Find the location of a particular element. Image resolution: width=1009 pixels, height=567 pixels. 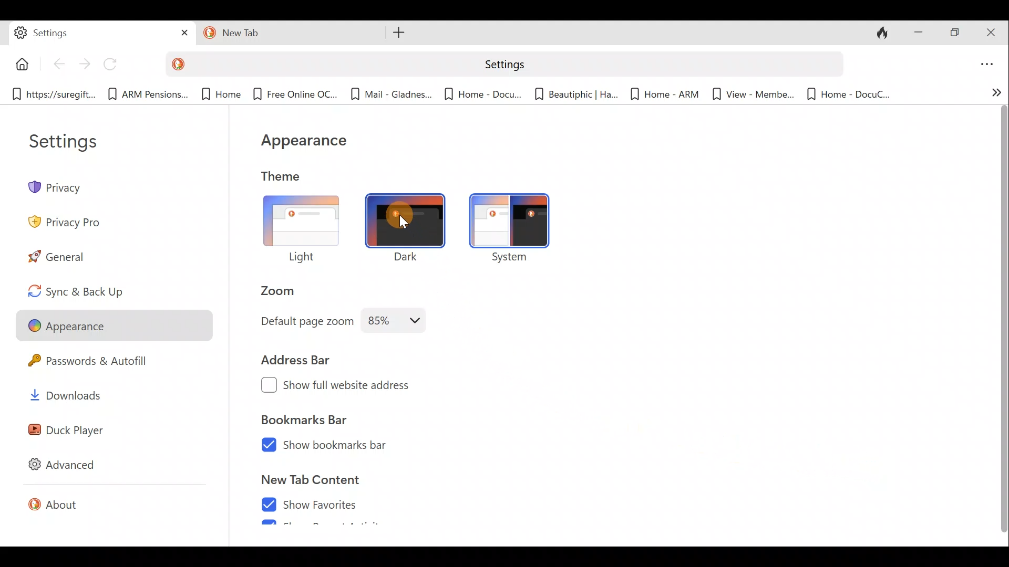

Duck player is located at coordinates (67, 430).